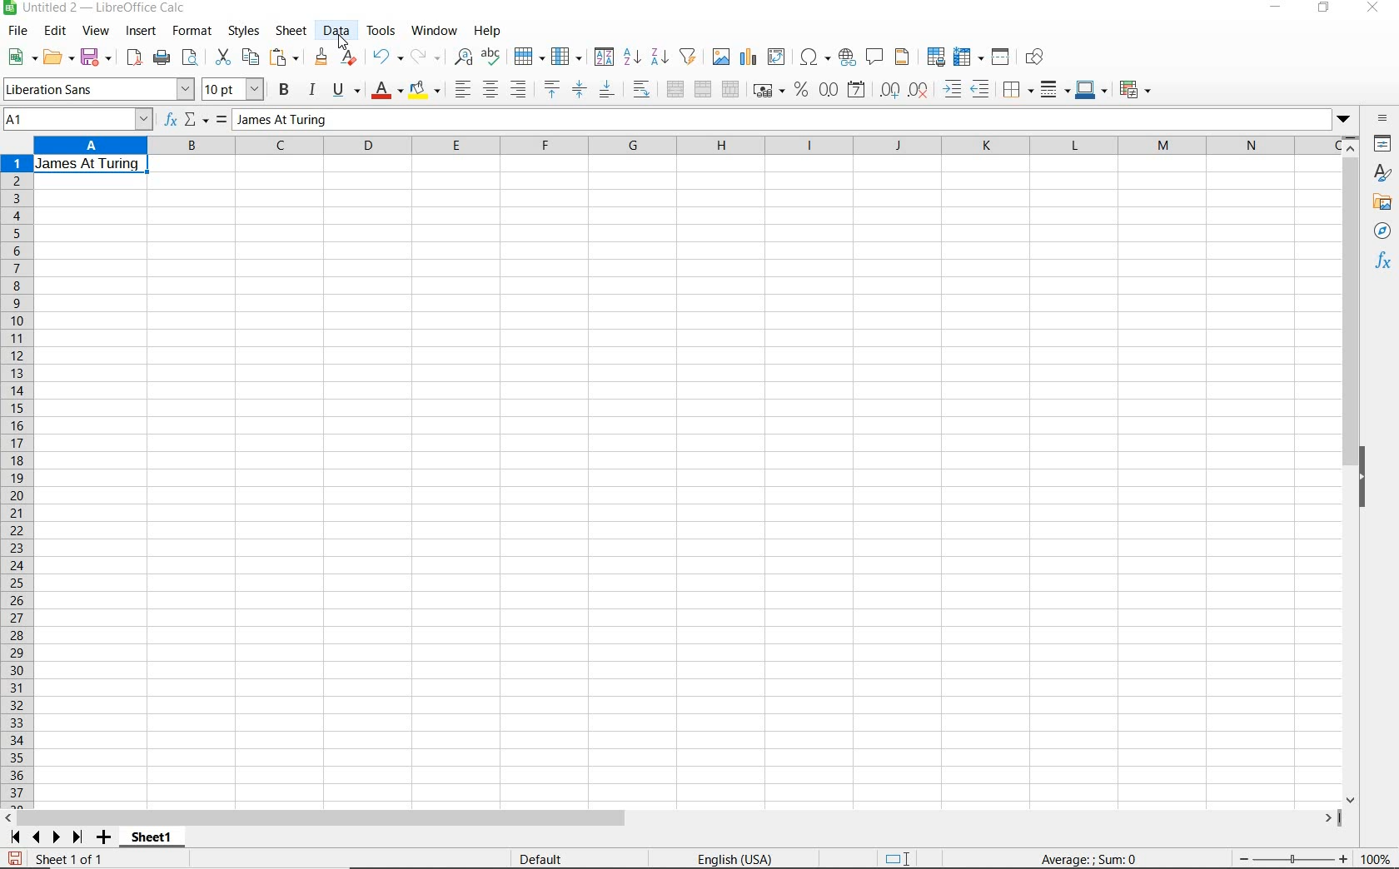 This screenshot has width=1399, height=869. Describe the element at coordinates (346, 90) in the screenshot. I see `underline` at that location.